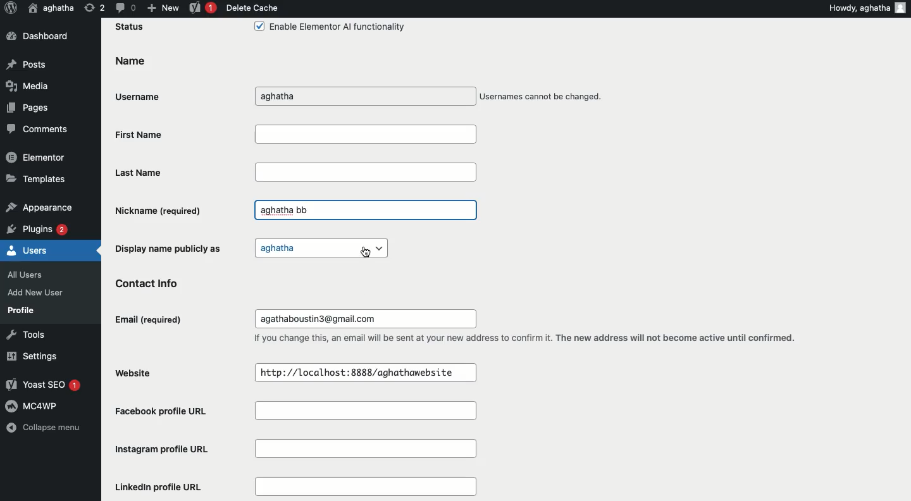 The height and width of the screenshot is (501, 911). Describe the element at coordinates (366, 254) in the screenshot. I see `Cursor` at that location.